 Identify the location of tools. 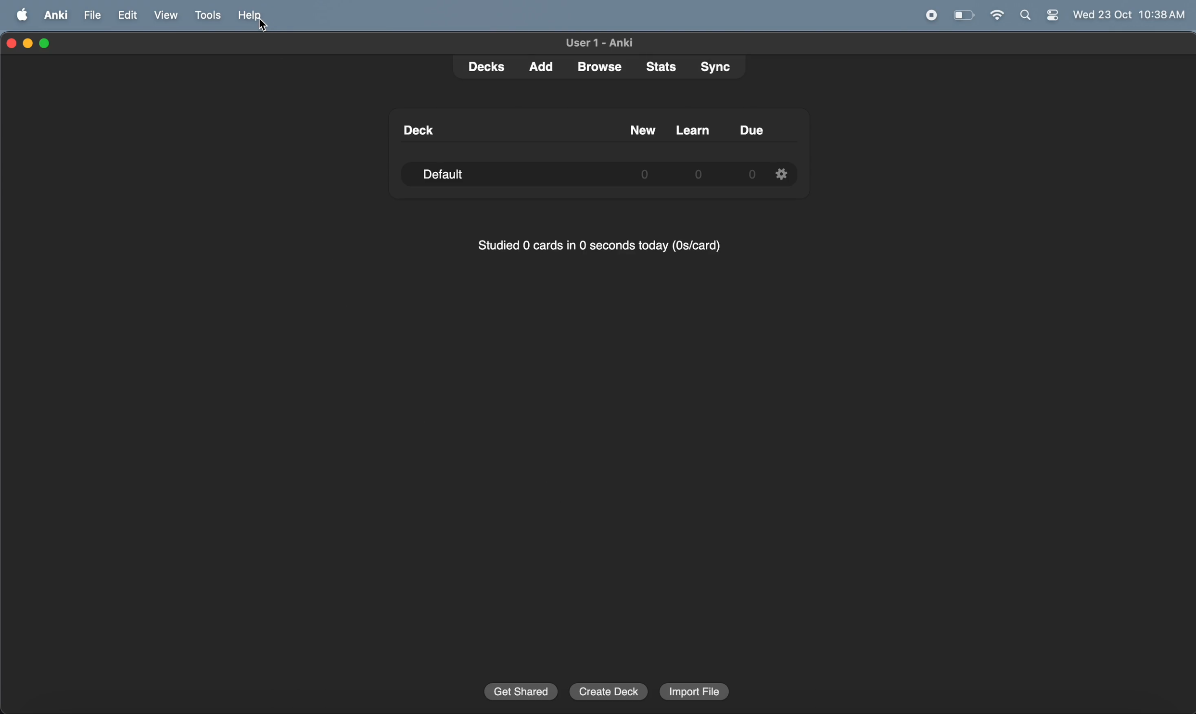
(205, 15).